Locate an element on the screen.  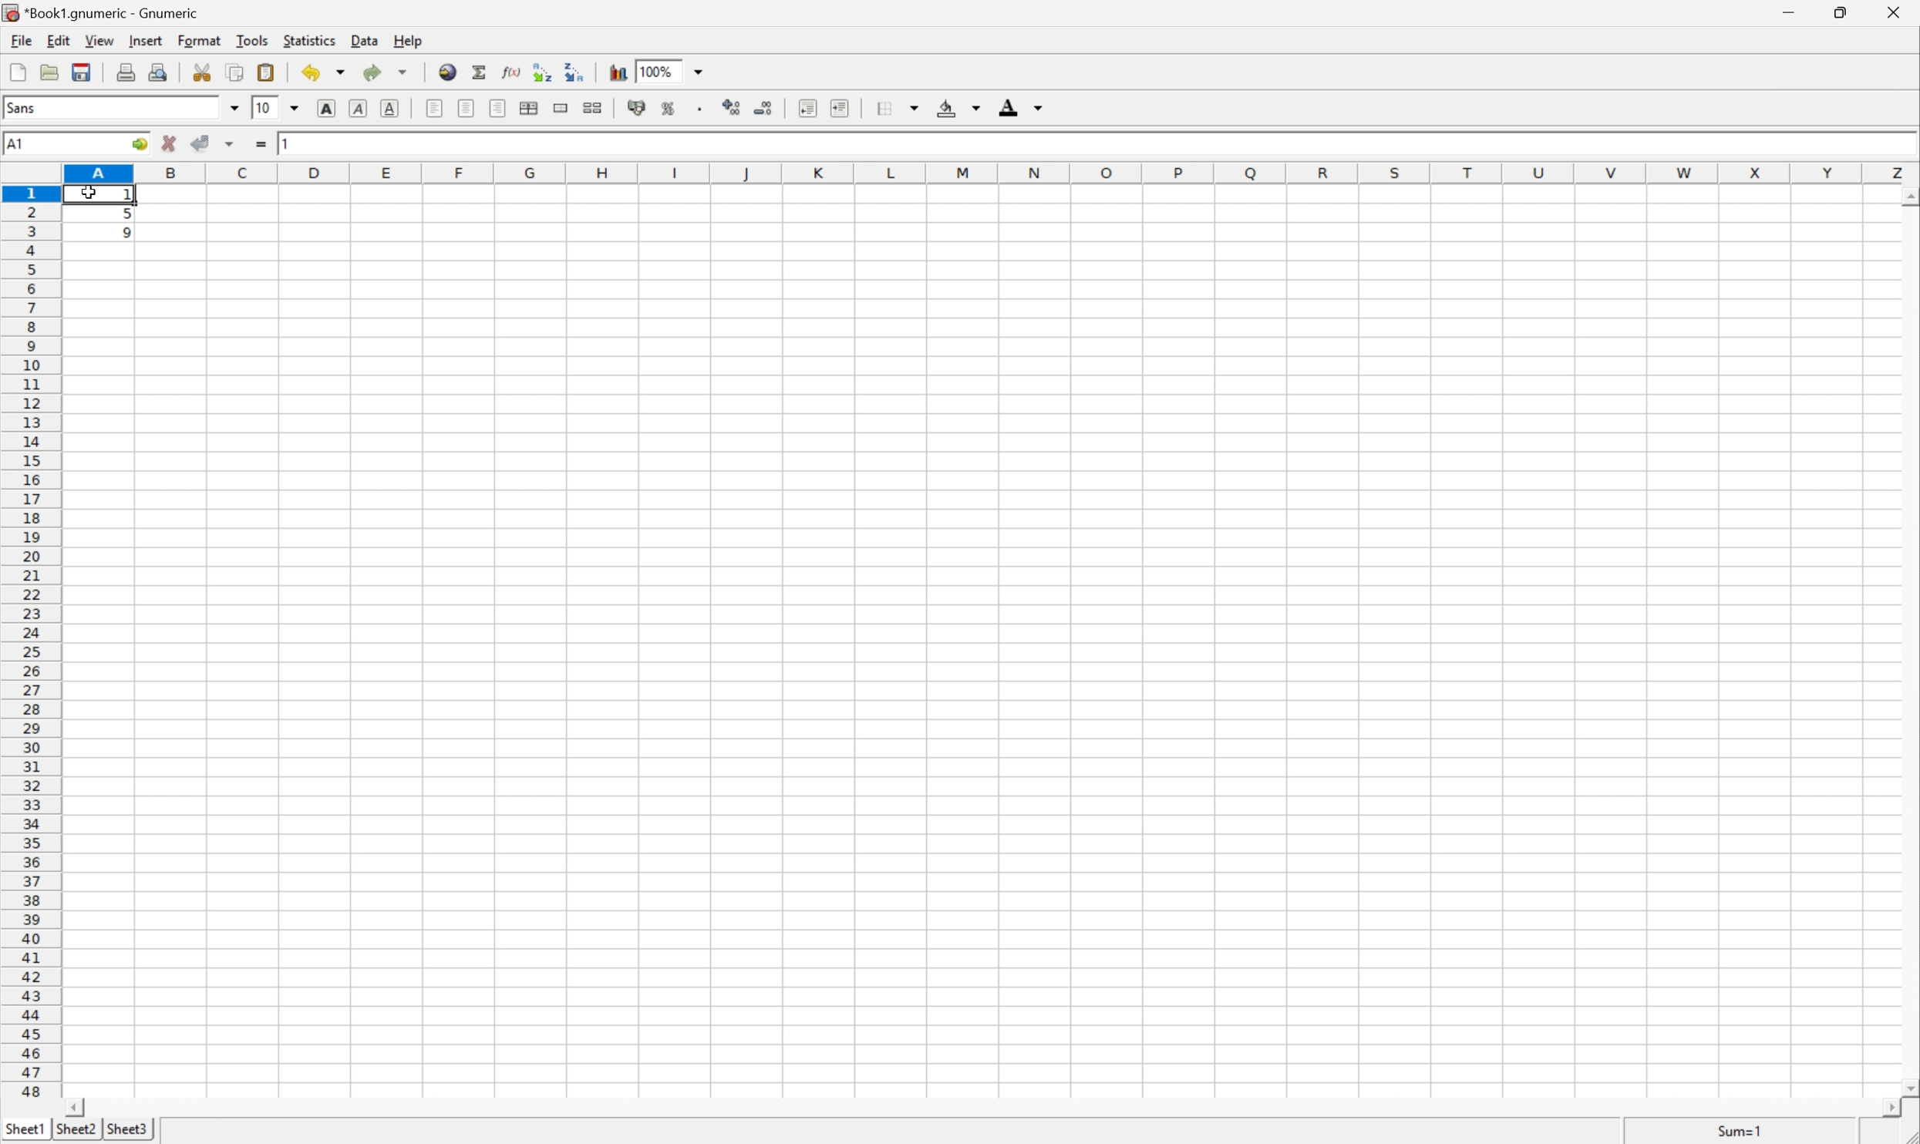
italic is located at coordinates (360, 106).